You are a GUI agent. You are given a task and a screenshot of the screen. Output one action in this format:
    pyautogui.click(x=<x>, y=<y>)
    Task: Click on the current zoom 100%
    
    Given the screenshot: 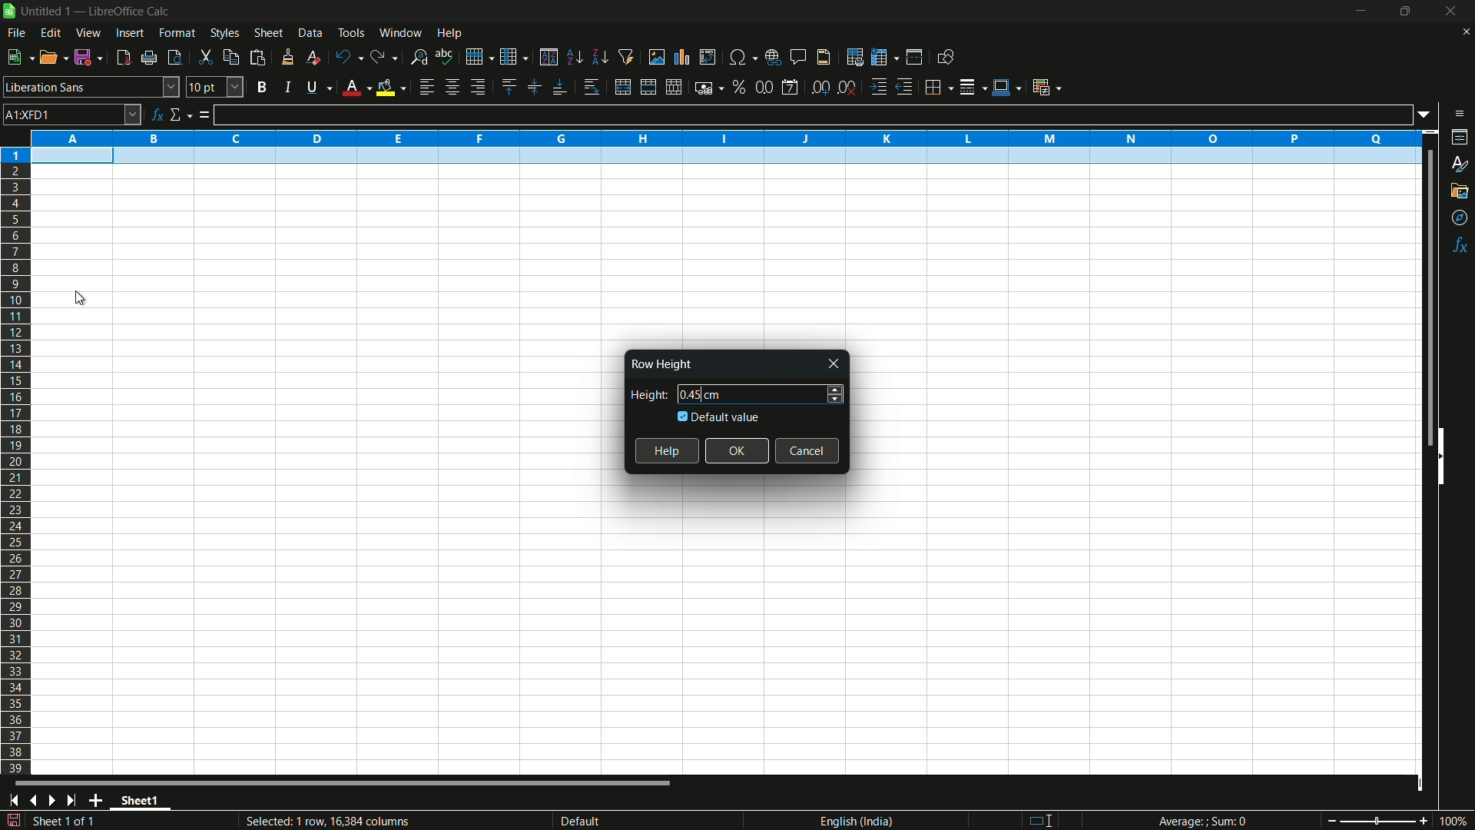 What is the action you would take?
    pyautogui.click(x=1456, y=821)
    